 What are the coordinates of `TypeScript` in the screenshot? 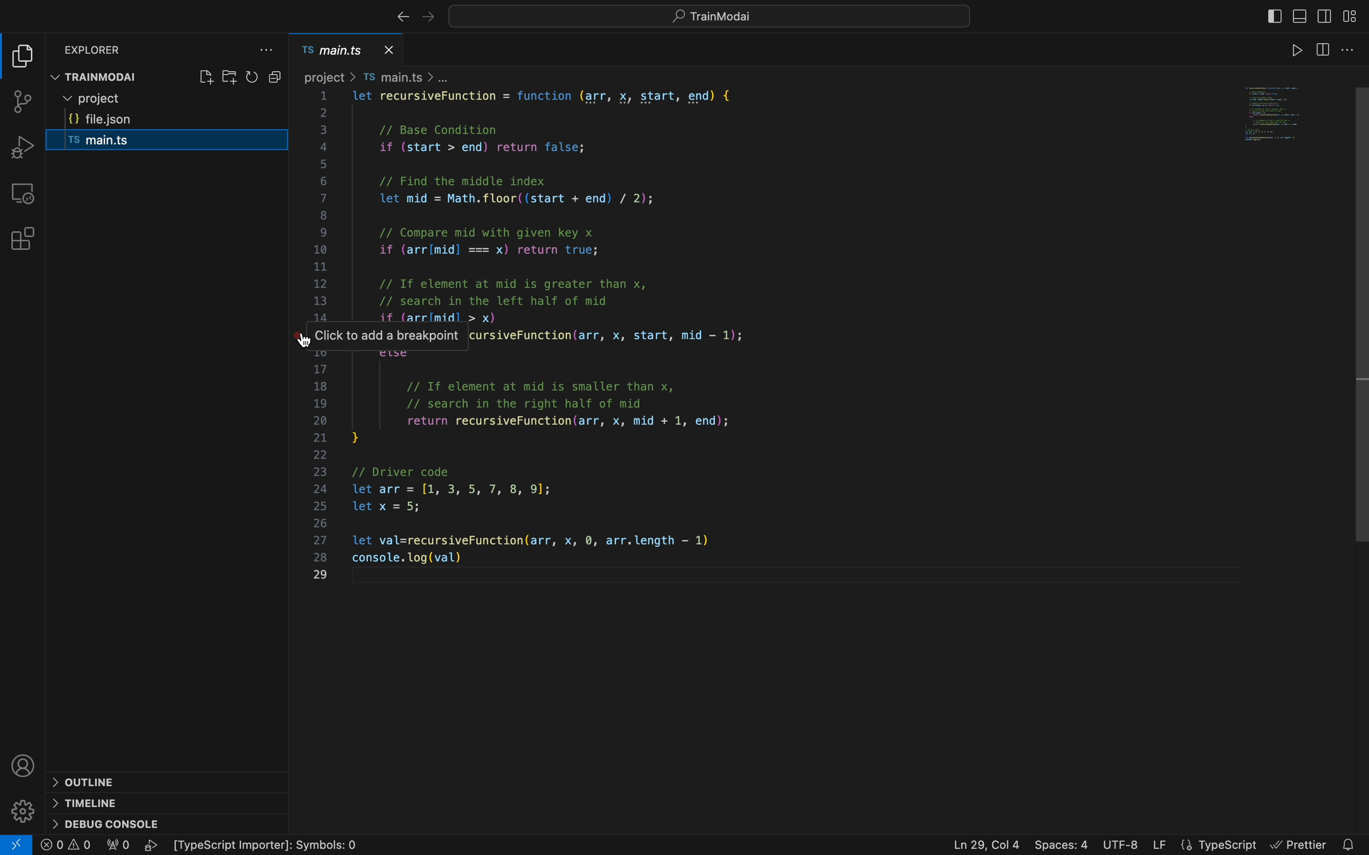 It's located at (1221, 840).